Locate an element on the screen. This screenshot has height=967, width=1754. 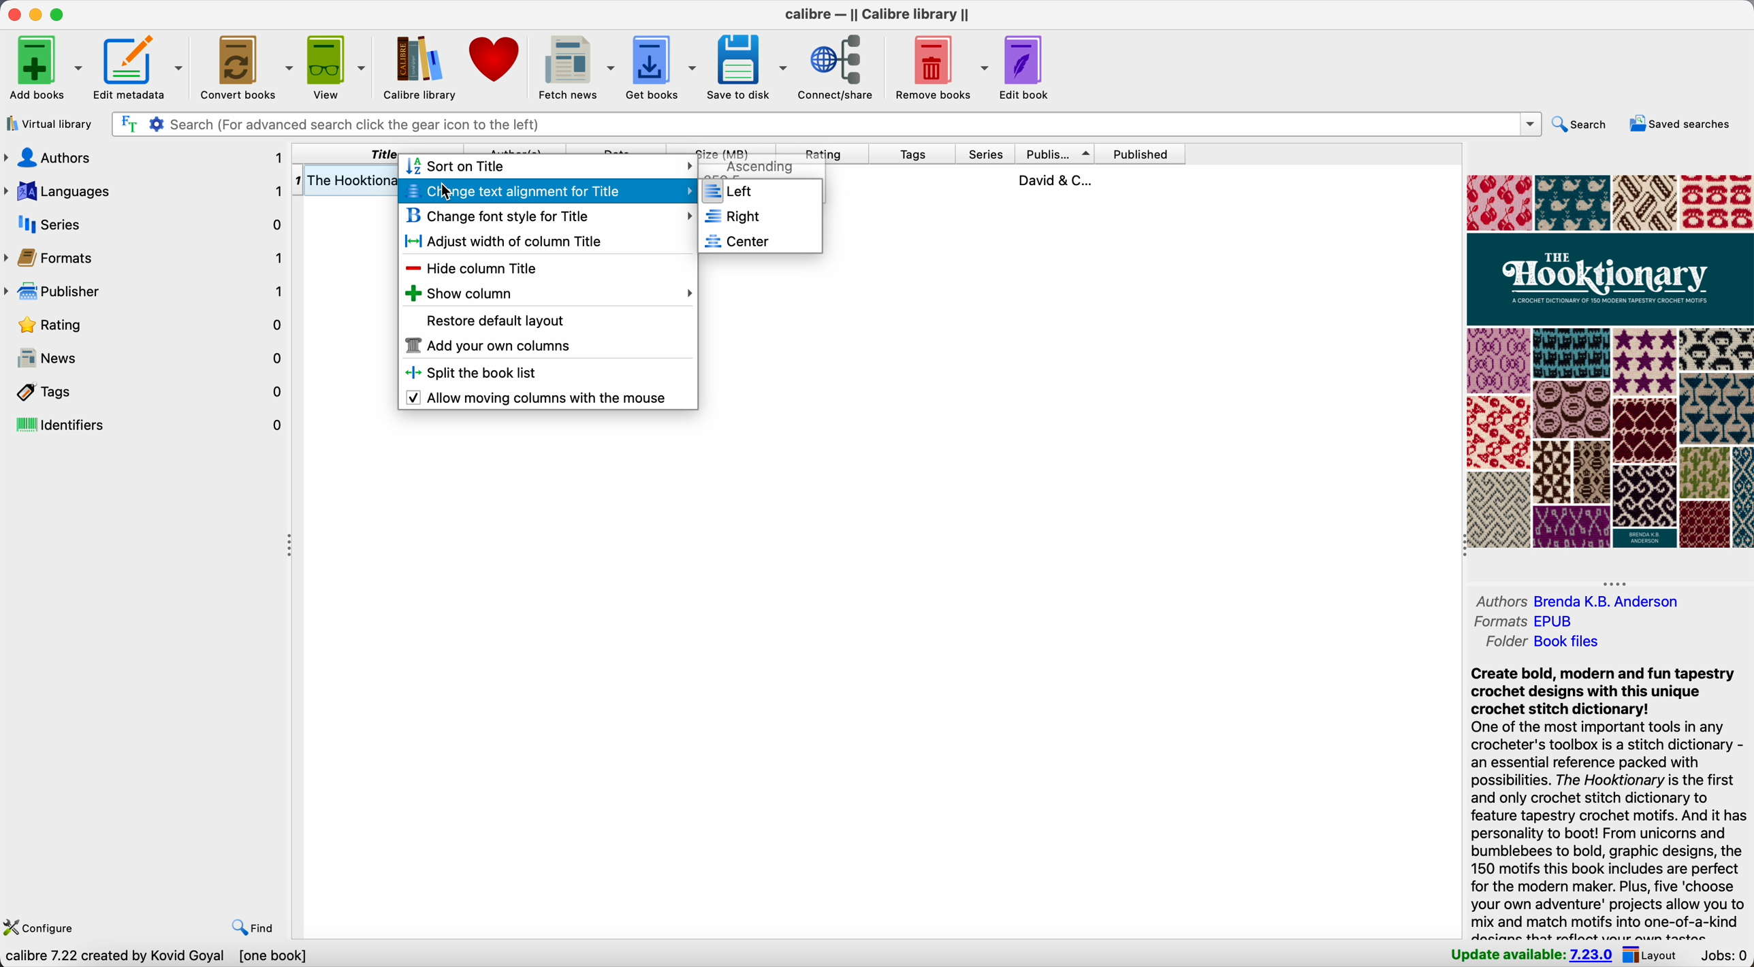
add your own columns is located at coordinates (489, 346).